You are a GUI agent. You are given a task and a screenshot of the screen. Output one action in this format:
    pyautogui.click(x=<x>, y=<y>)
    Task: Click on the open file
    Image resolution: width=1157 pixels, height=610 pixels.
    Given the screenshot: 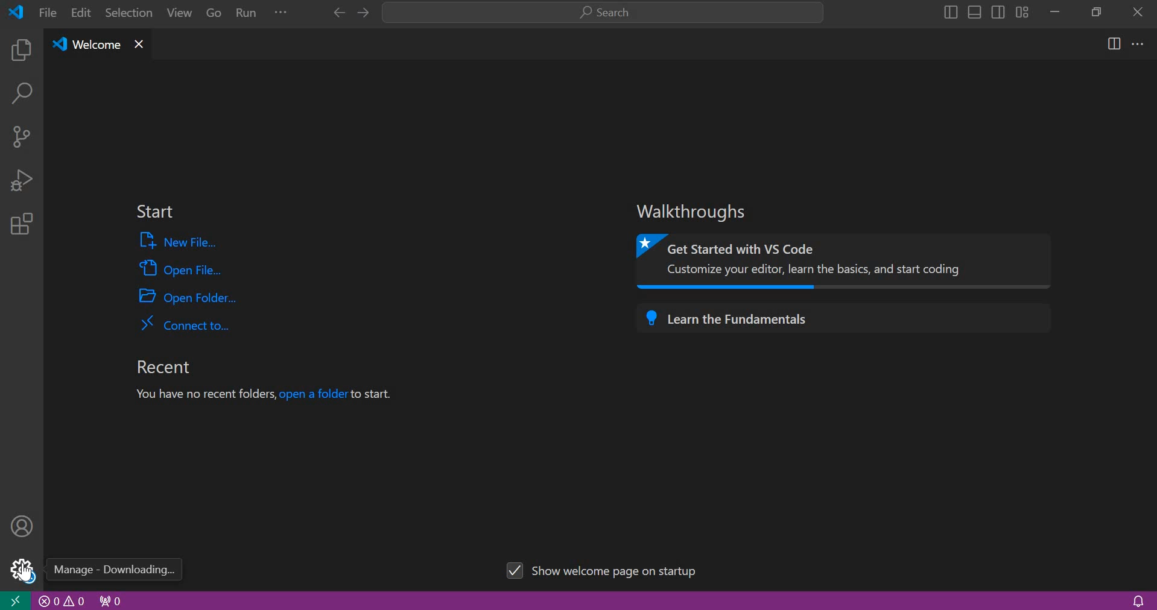 What is the action you would take?
    pyautogui.click(x=181, y=267)
    